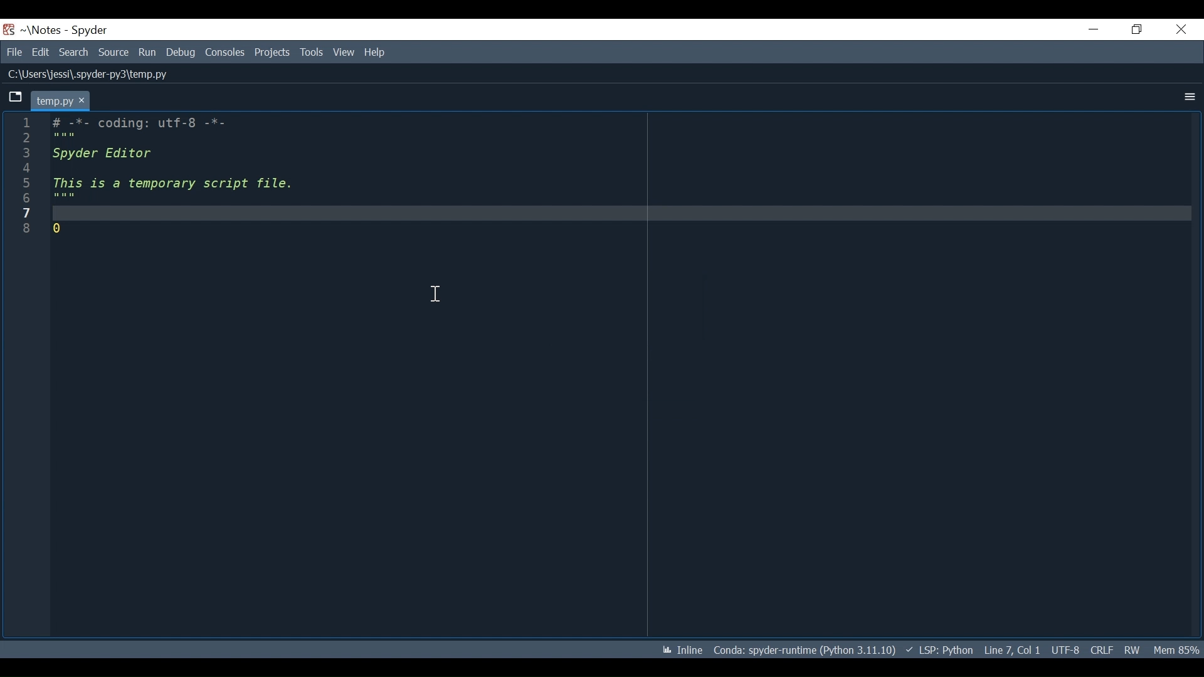 This screenshot has width=1204, height=677. What do you see at coordinates (1181, 28) in the screenshot?
I see `Close` at bounding box center [1181, 28].